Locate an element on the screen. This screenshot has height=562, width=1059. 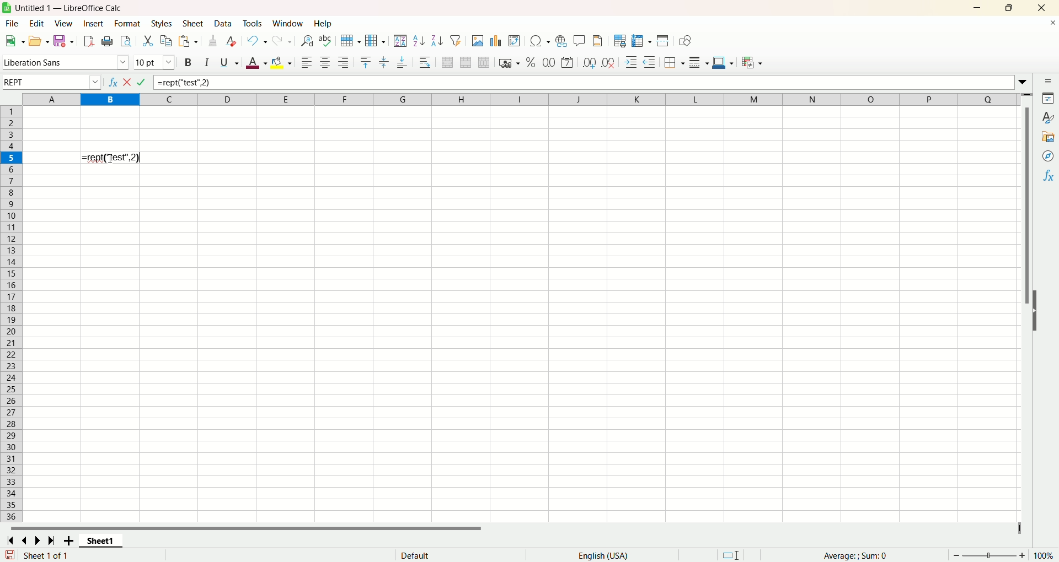
new is located at coordinates (15, 41).